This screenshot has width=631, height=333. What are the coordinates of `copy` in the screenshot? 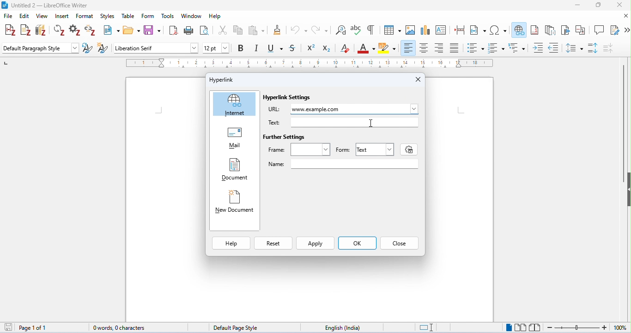 It's located at (238, 30).